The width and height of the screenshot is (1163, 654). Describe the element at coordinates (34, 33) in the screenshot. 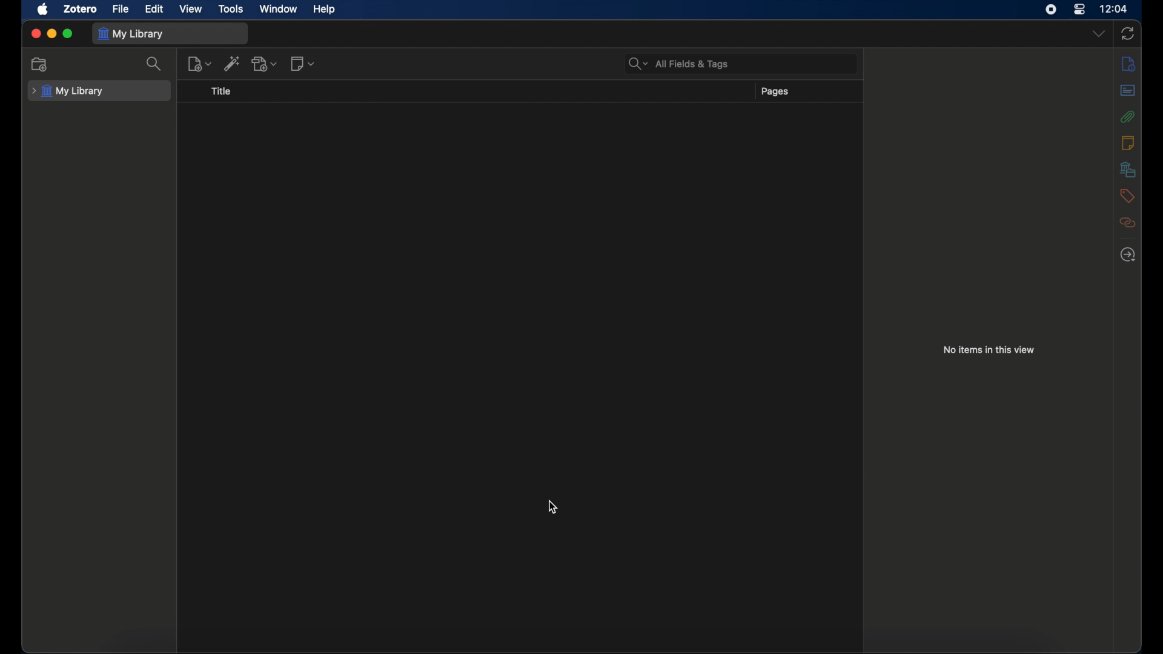

I see `close` at that location.